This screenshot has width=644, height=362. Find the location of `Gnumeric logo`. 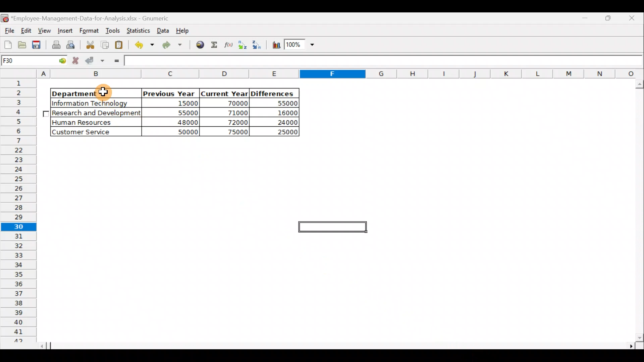

Gnumeric logo is located at coordinates (5, 18).